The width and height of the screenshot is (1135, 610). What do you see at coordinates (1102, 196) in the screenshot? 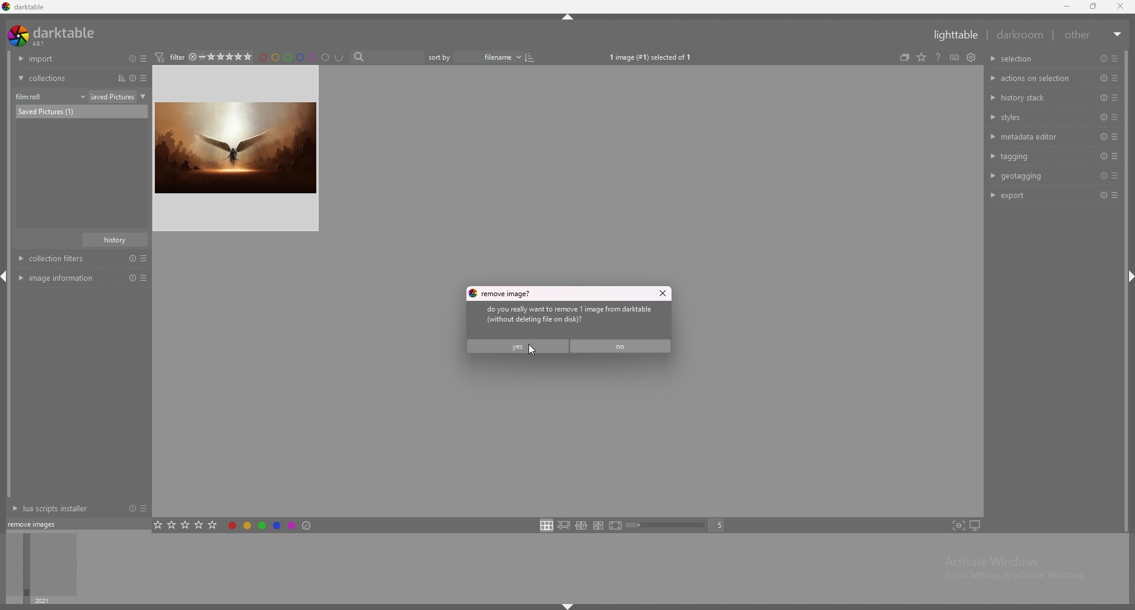
I see `reset` at bounding box center [1102, 196].